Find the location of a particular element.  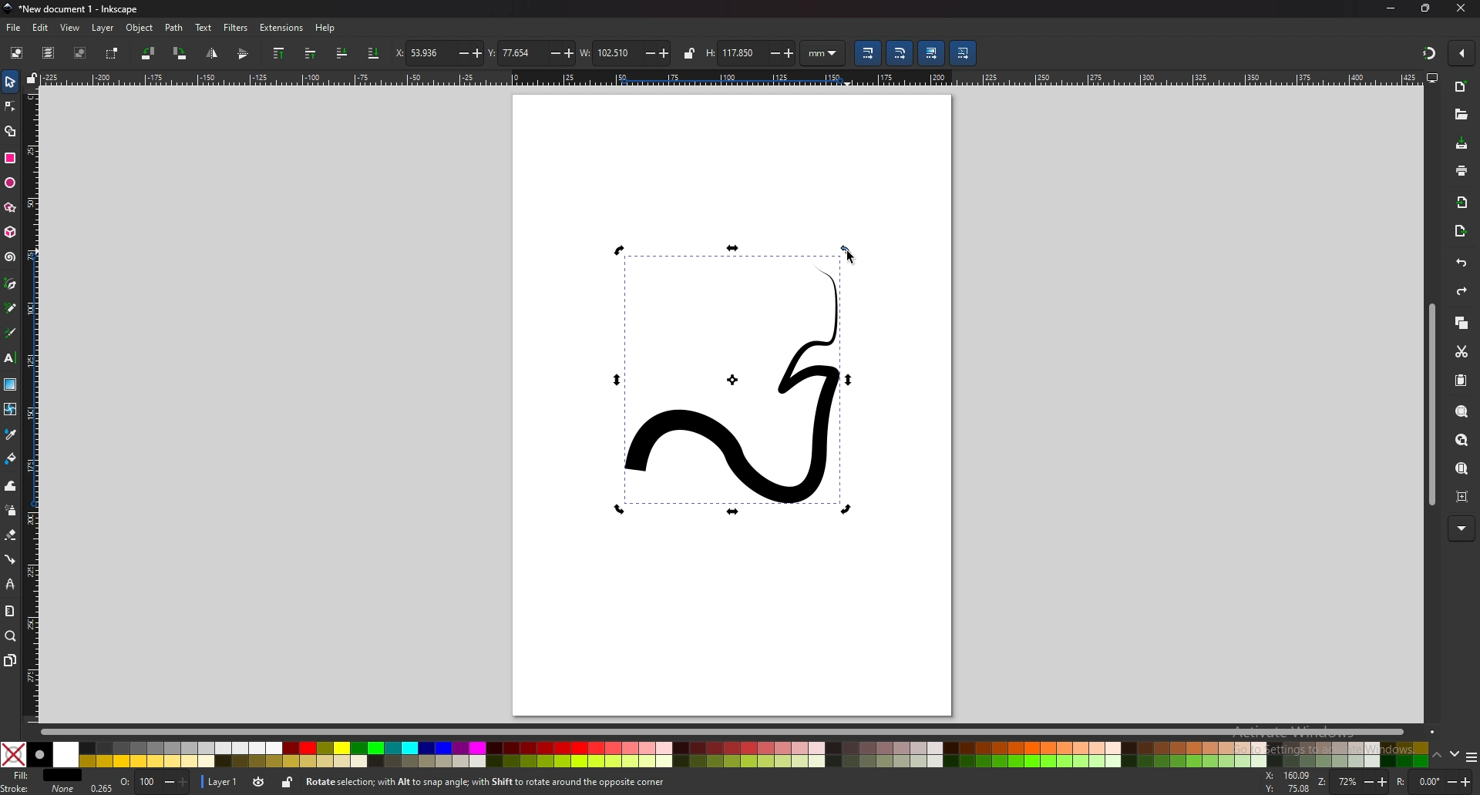

MORE is located at coordinates (1461, 527).